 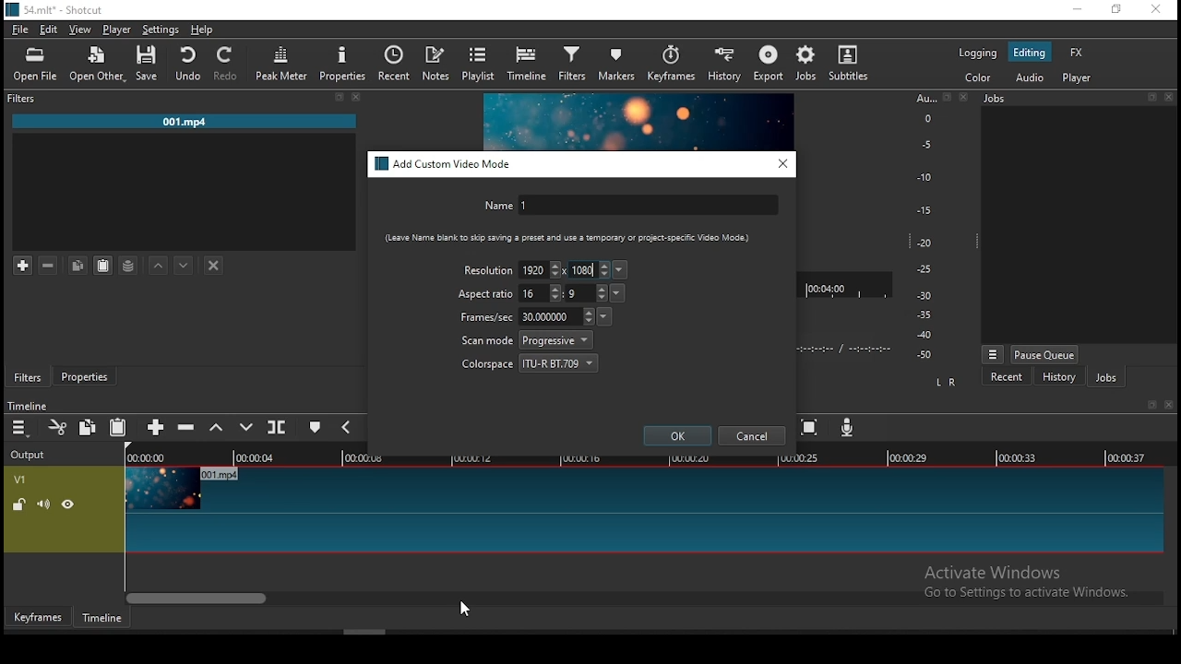 I want to click on minimize, so click(x=1077, y=10).